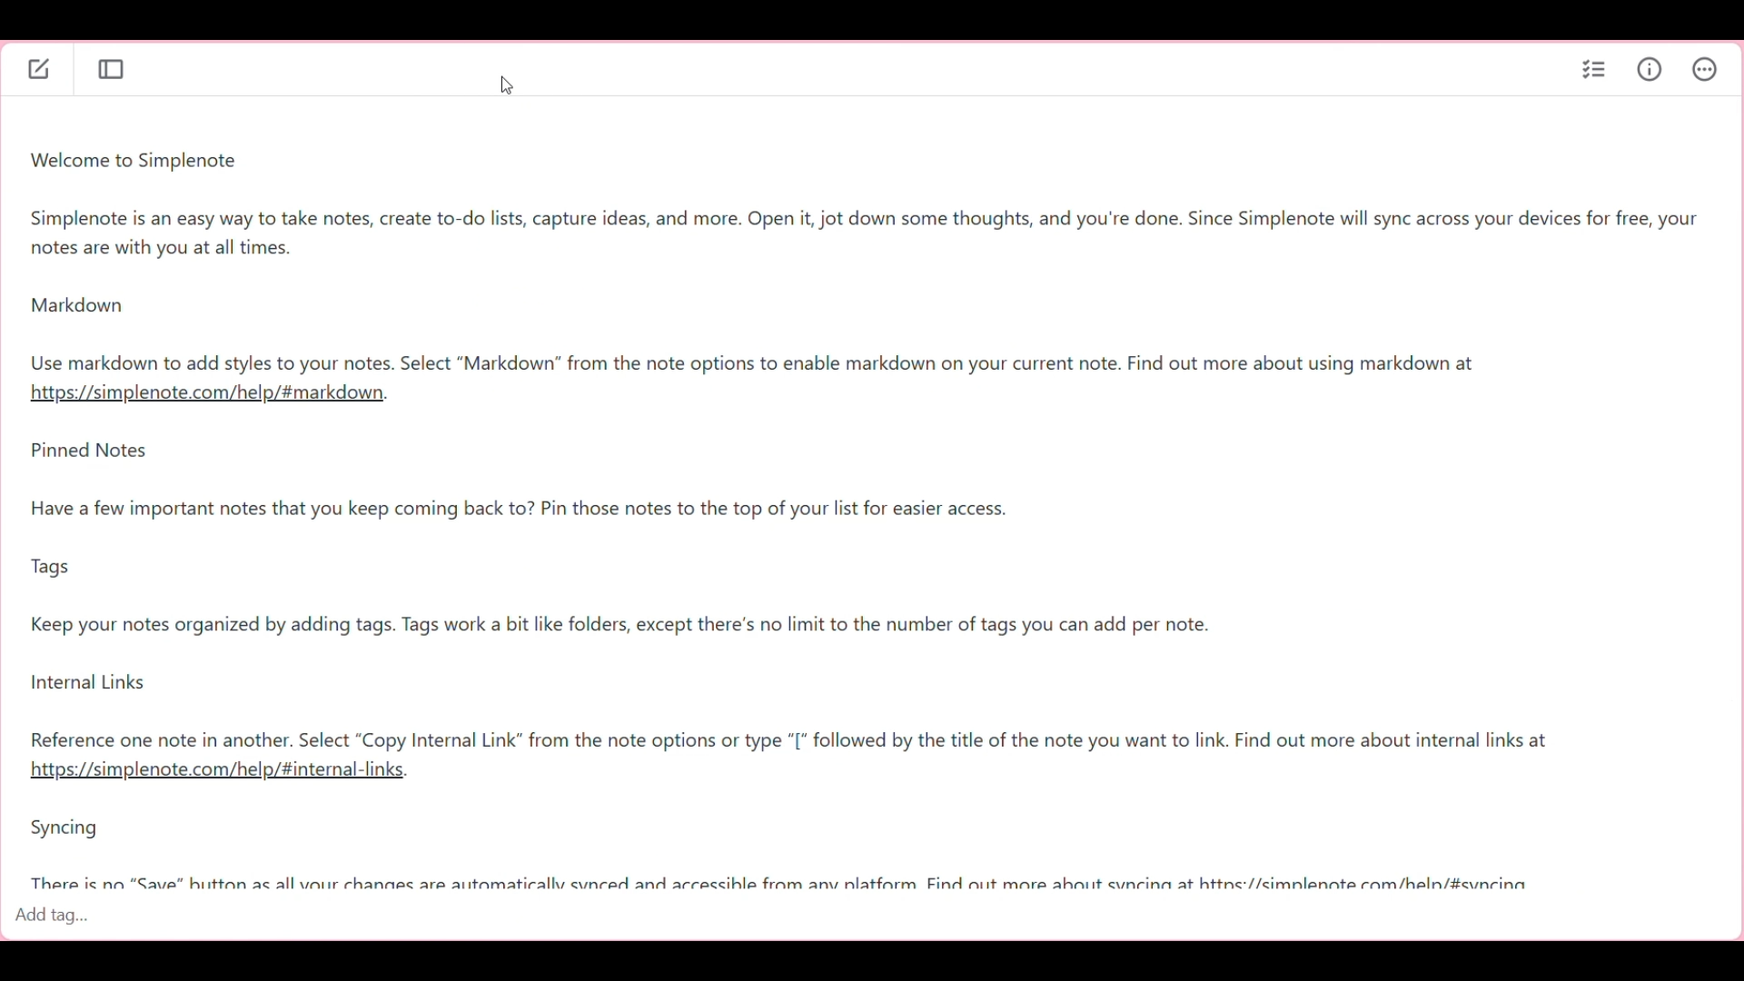  What do you see at coordinates (206, 398) in the screenshot?
I see `link1` at bounding box center [206, 398].